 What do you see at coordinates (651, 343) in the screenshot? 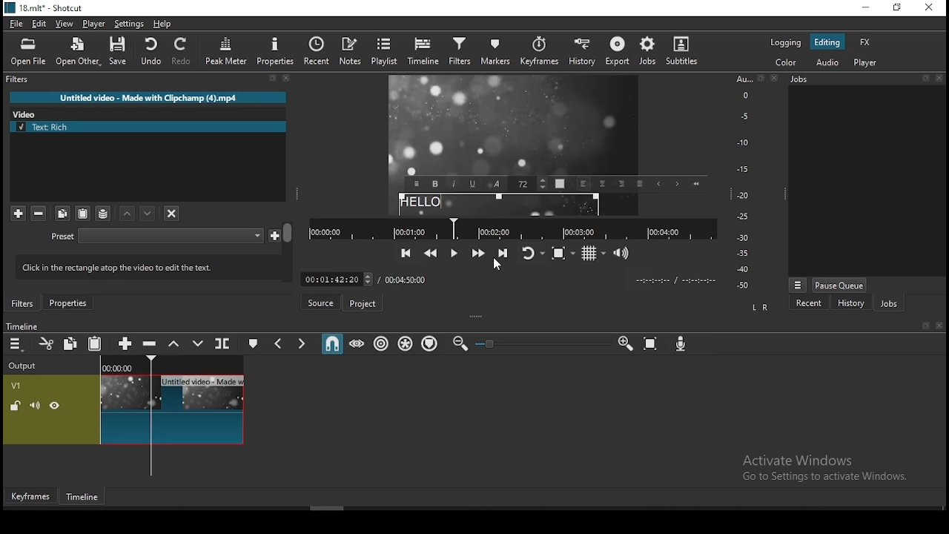
I see `zoom timeline to fit` at bounding box center [651, 343].